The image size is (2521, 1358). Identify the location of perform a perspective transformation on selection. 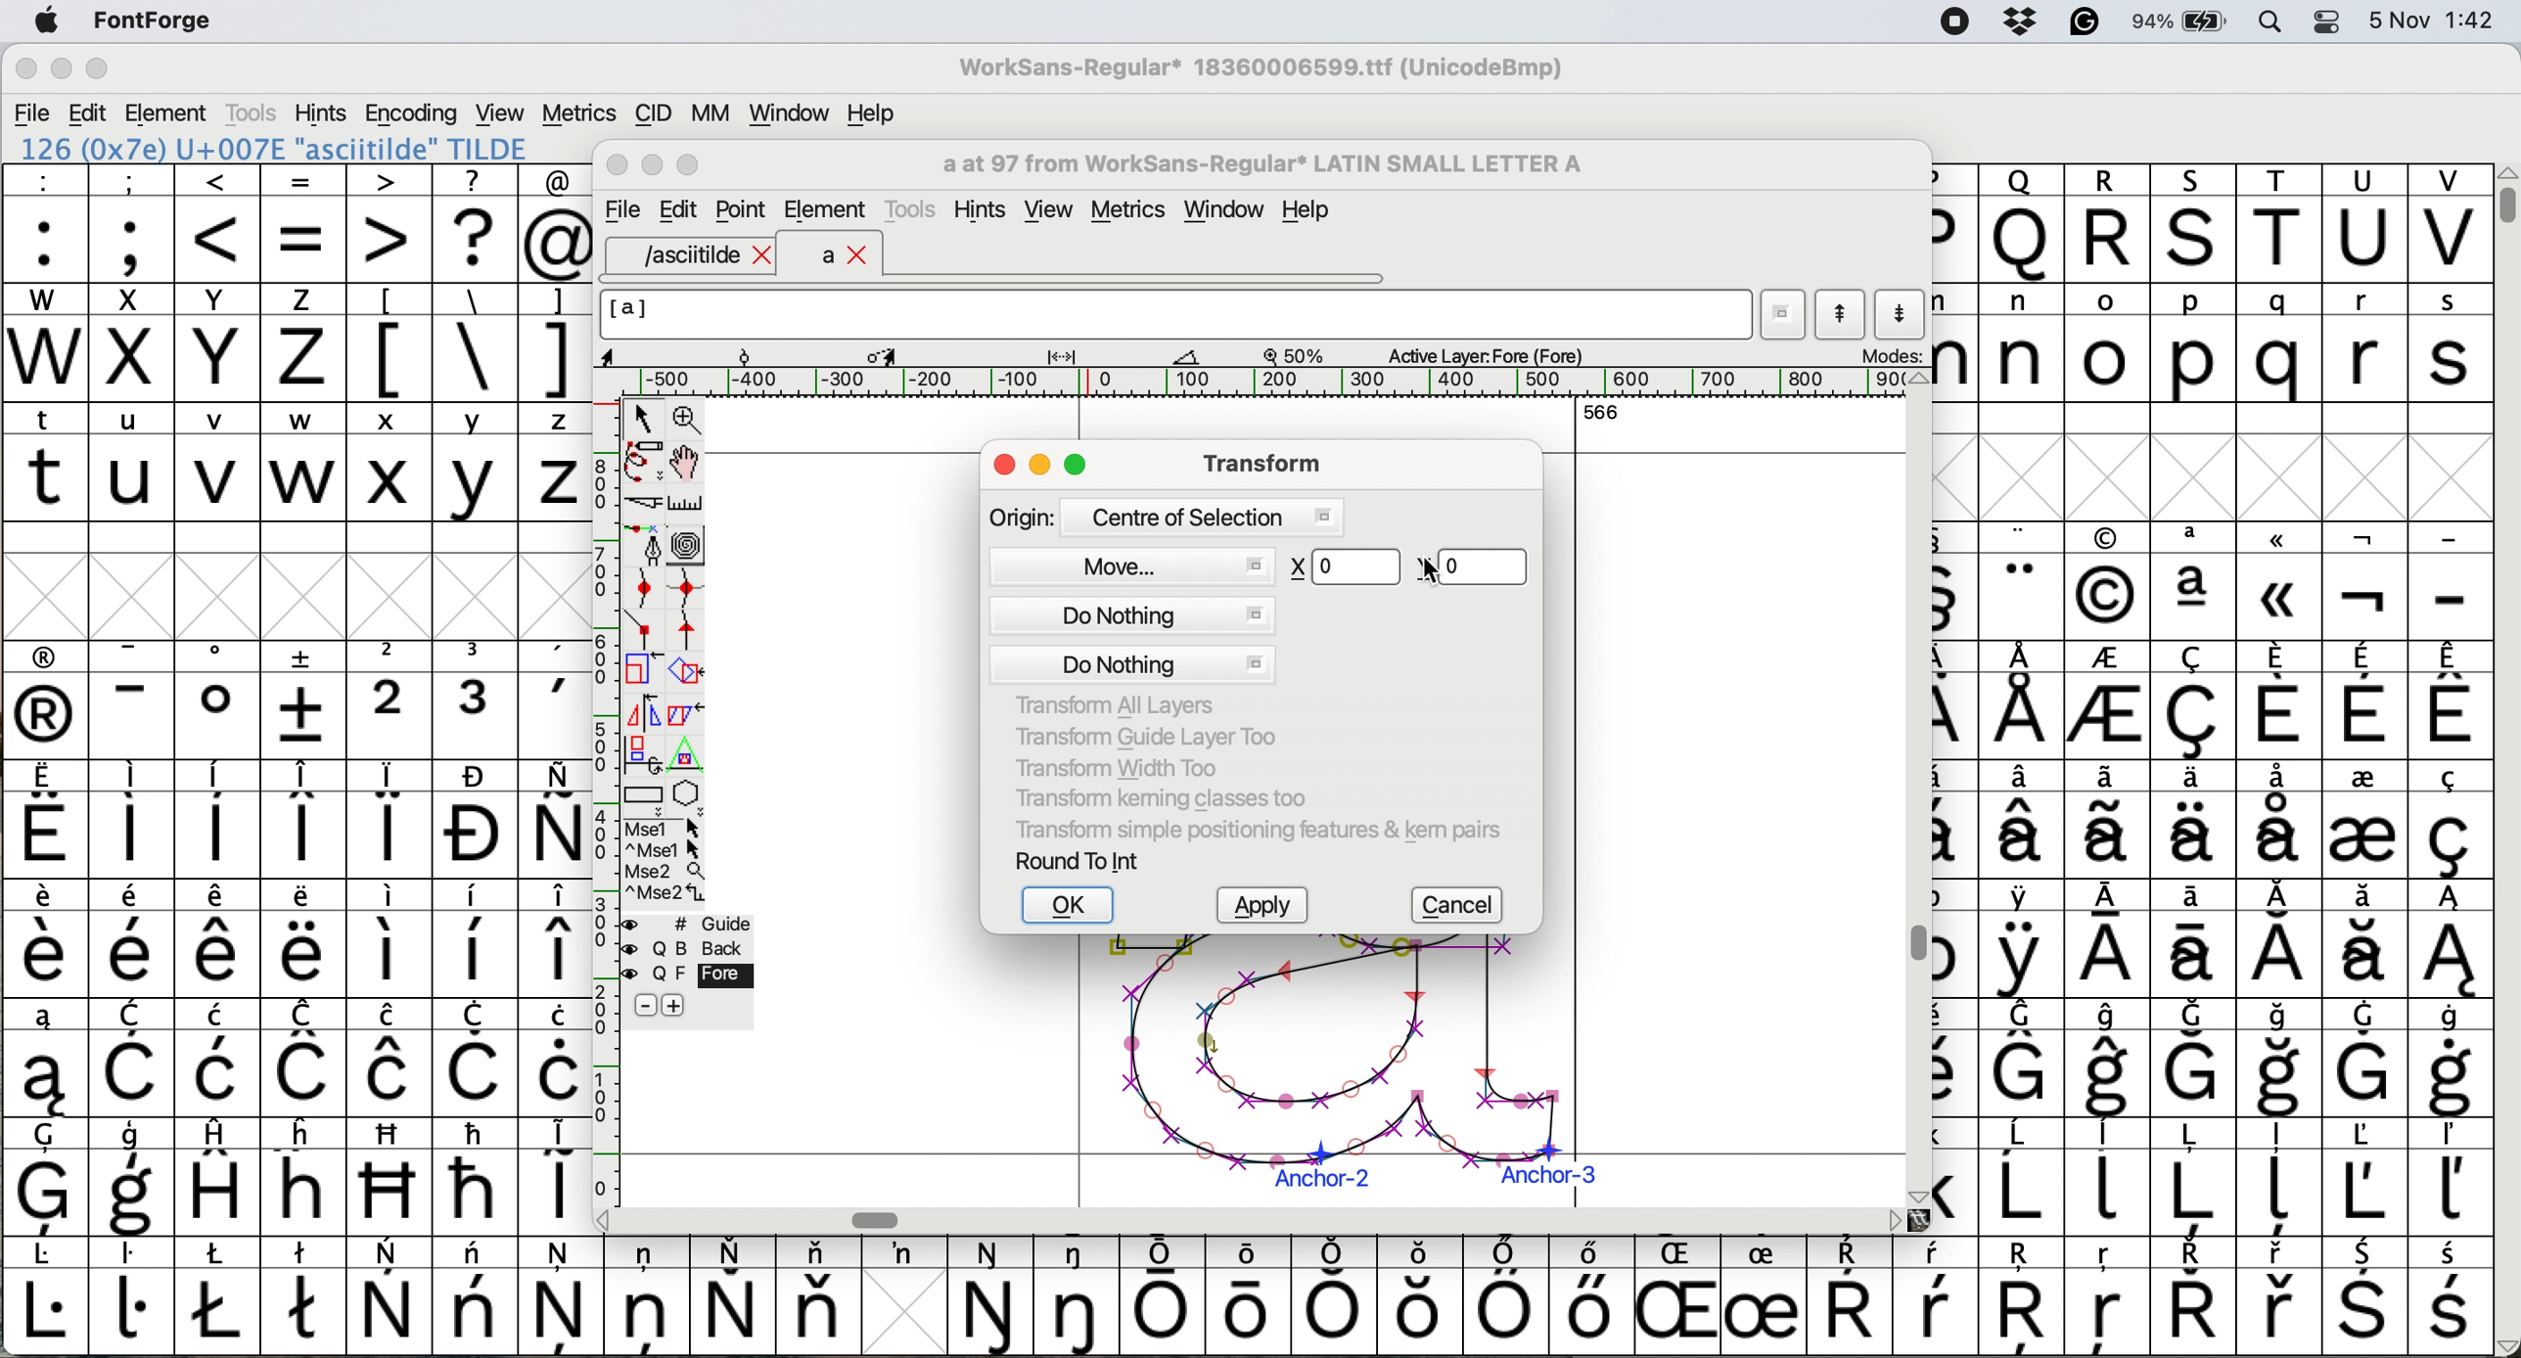
(686, 755).